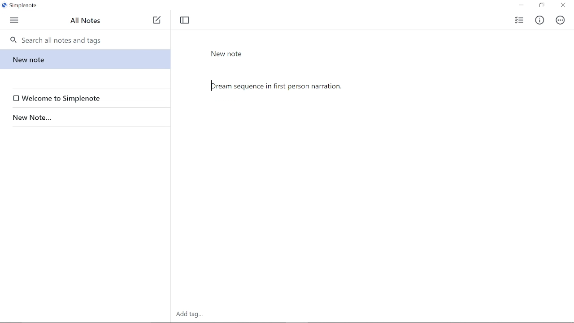 This screenshot has width=574, height=323. I want to click on Info, so click(542, 19).